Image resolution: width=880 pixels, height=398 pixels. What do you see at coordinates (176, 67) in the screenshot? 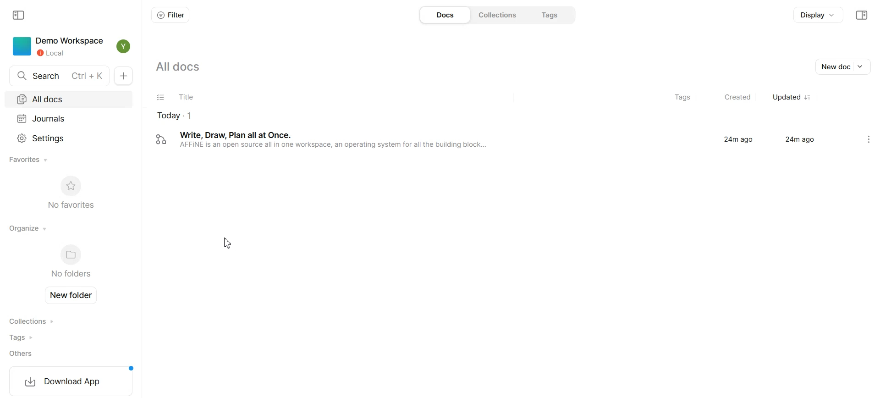
I see `all docs` at bounding box center [176, 67].